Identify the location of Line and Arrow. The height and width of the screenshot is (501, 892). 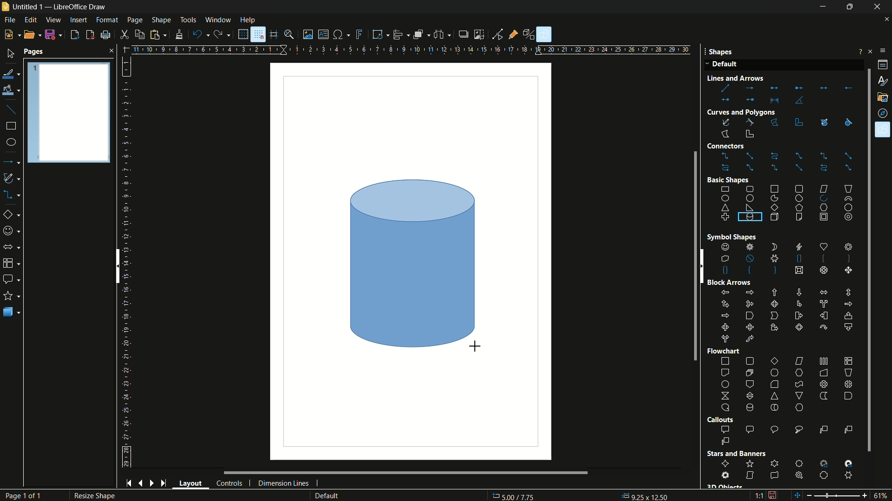
(750, 78).